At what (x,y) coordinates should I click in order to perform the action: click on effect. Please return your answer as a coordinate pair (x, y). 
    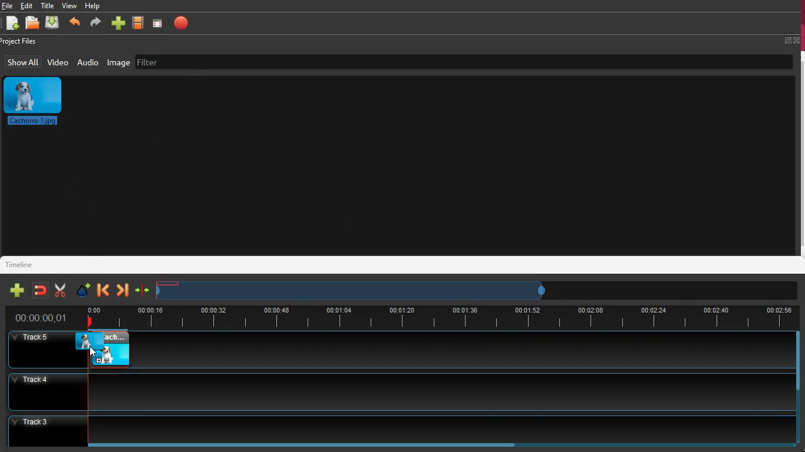
    Looking at the image, I should click on (84, 291).